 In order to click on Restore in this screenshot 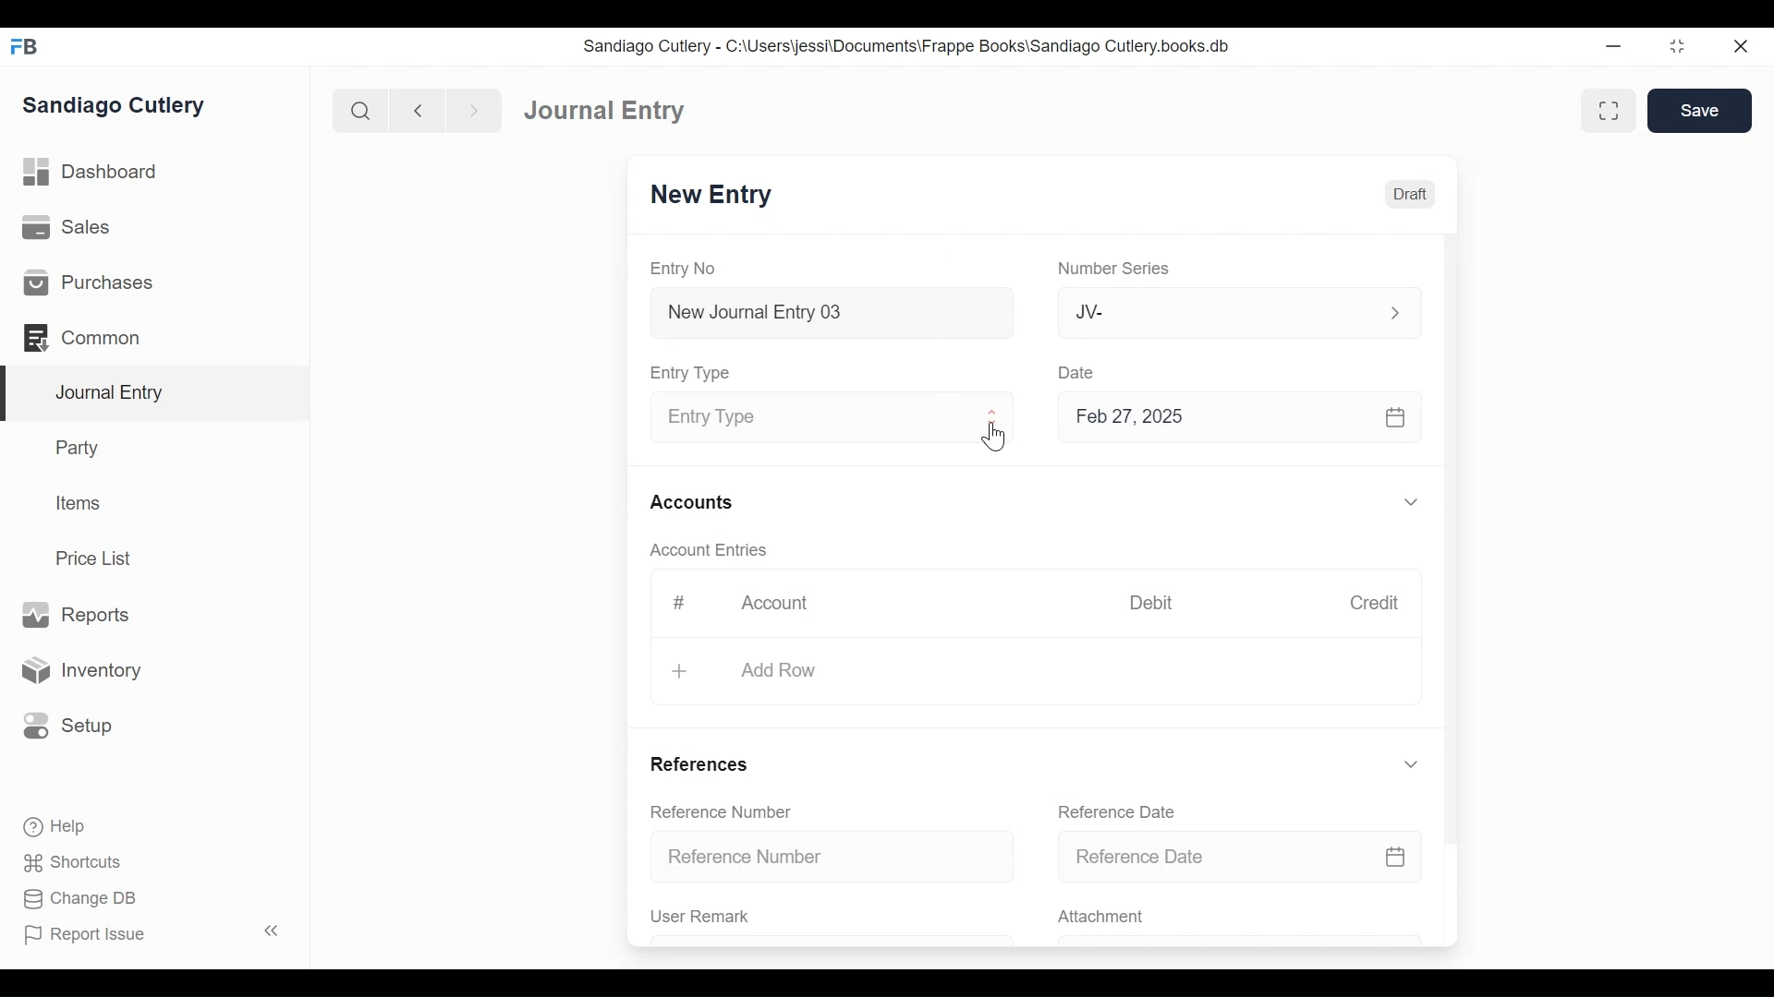, I will do `click(1676, 45)`.